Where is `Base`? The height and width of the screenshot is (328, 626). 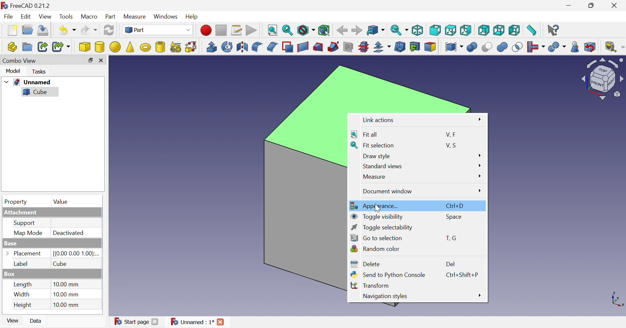
Base is located at coordinates (10, 242).